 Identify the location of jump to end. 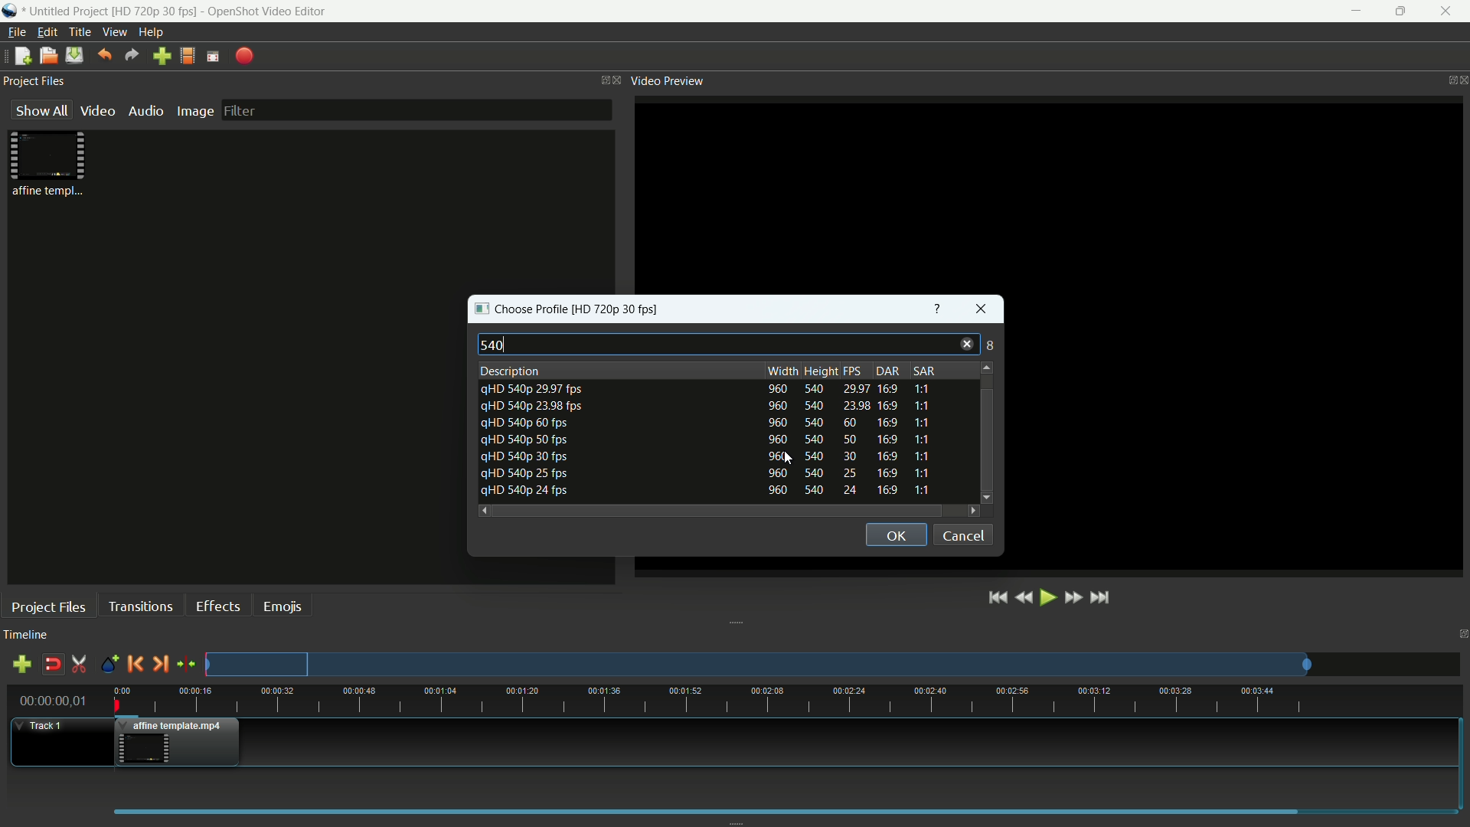
(1103, 598).